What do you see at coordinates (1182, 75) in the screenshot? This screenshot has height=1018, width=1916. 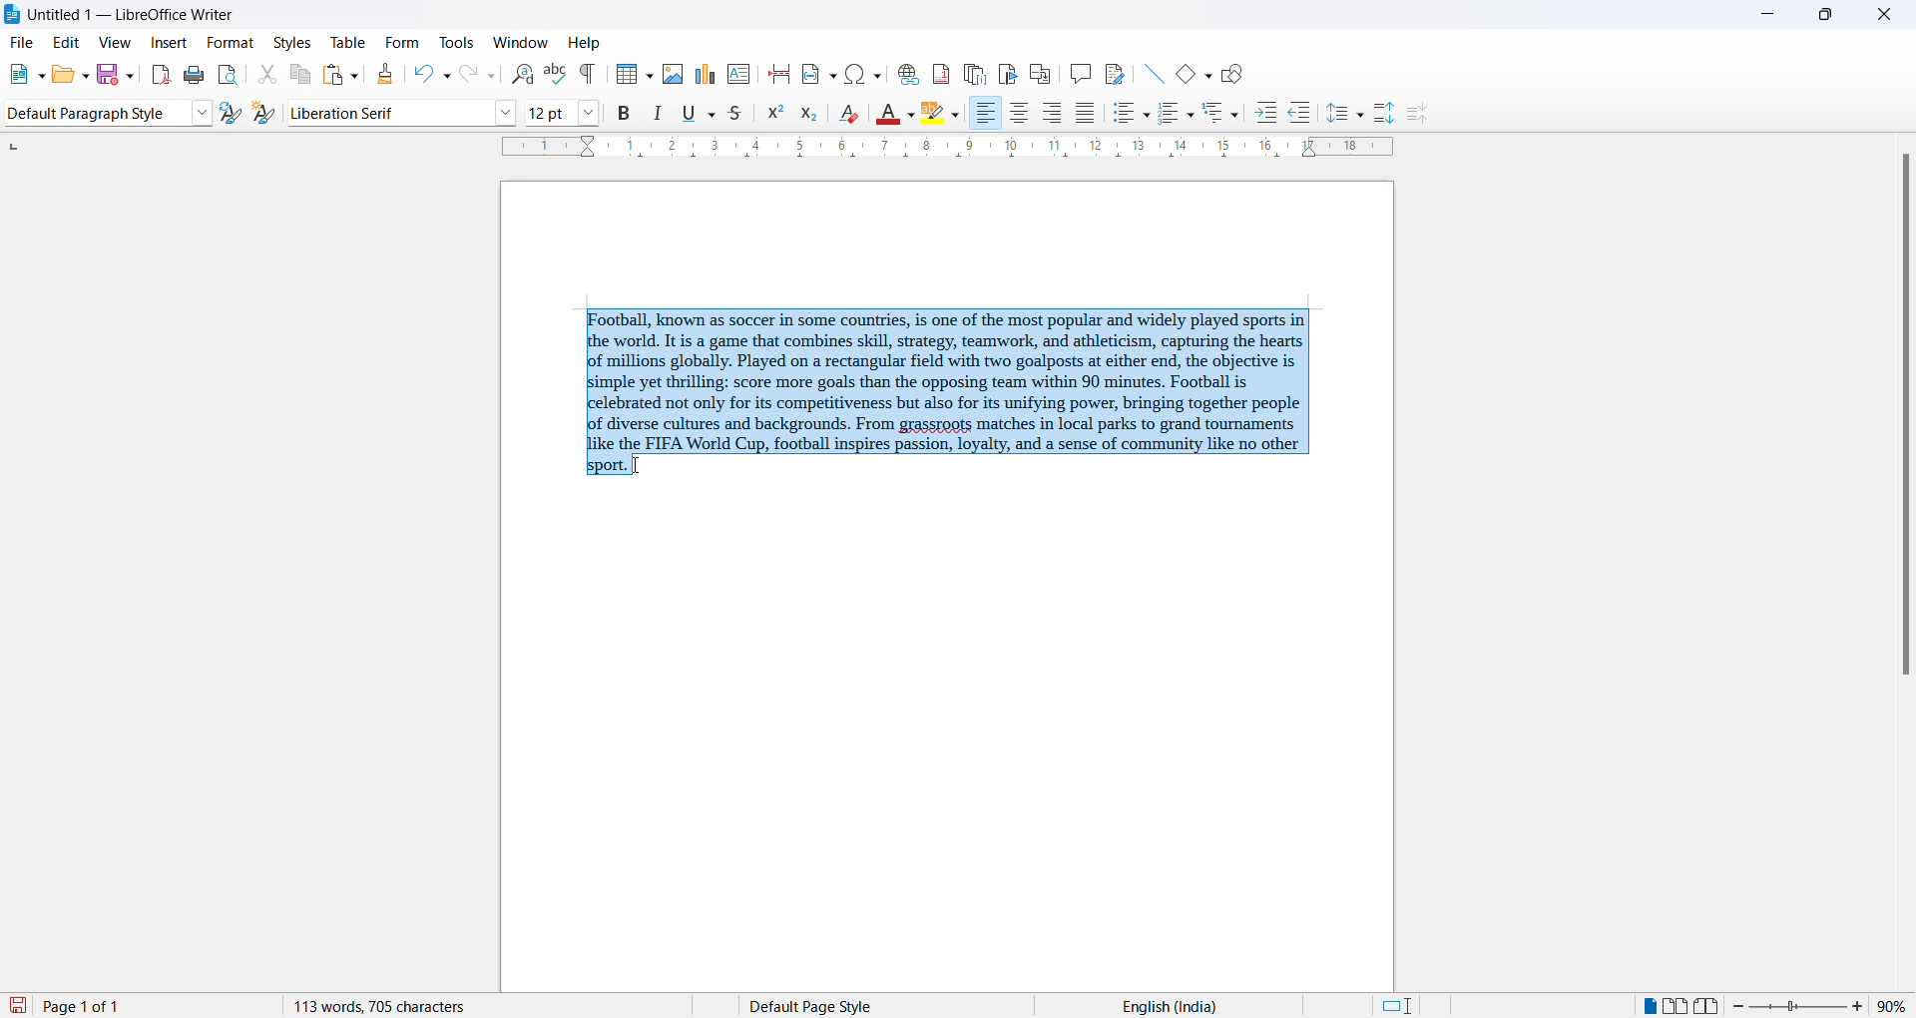 I see `basic shapes` at bounding box center [1182, 75].